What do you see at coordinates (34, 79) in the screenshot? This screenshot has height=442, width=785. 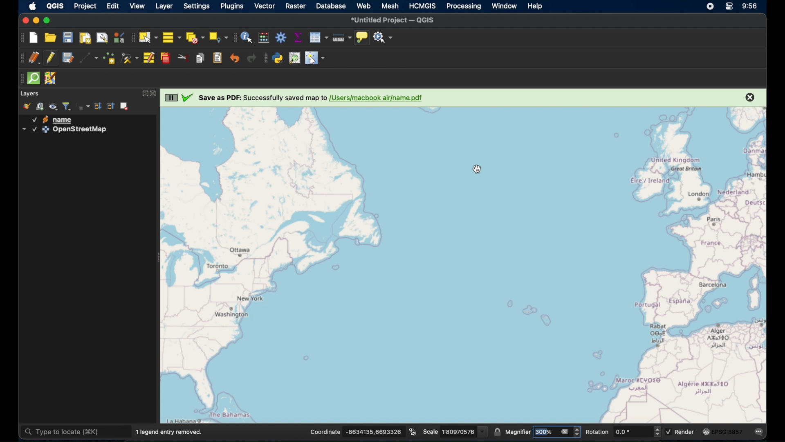 I see `quick som` at bounding box center [34, 79].